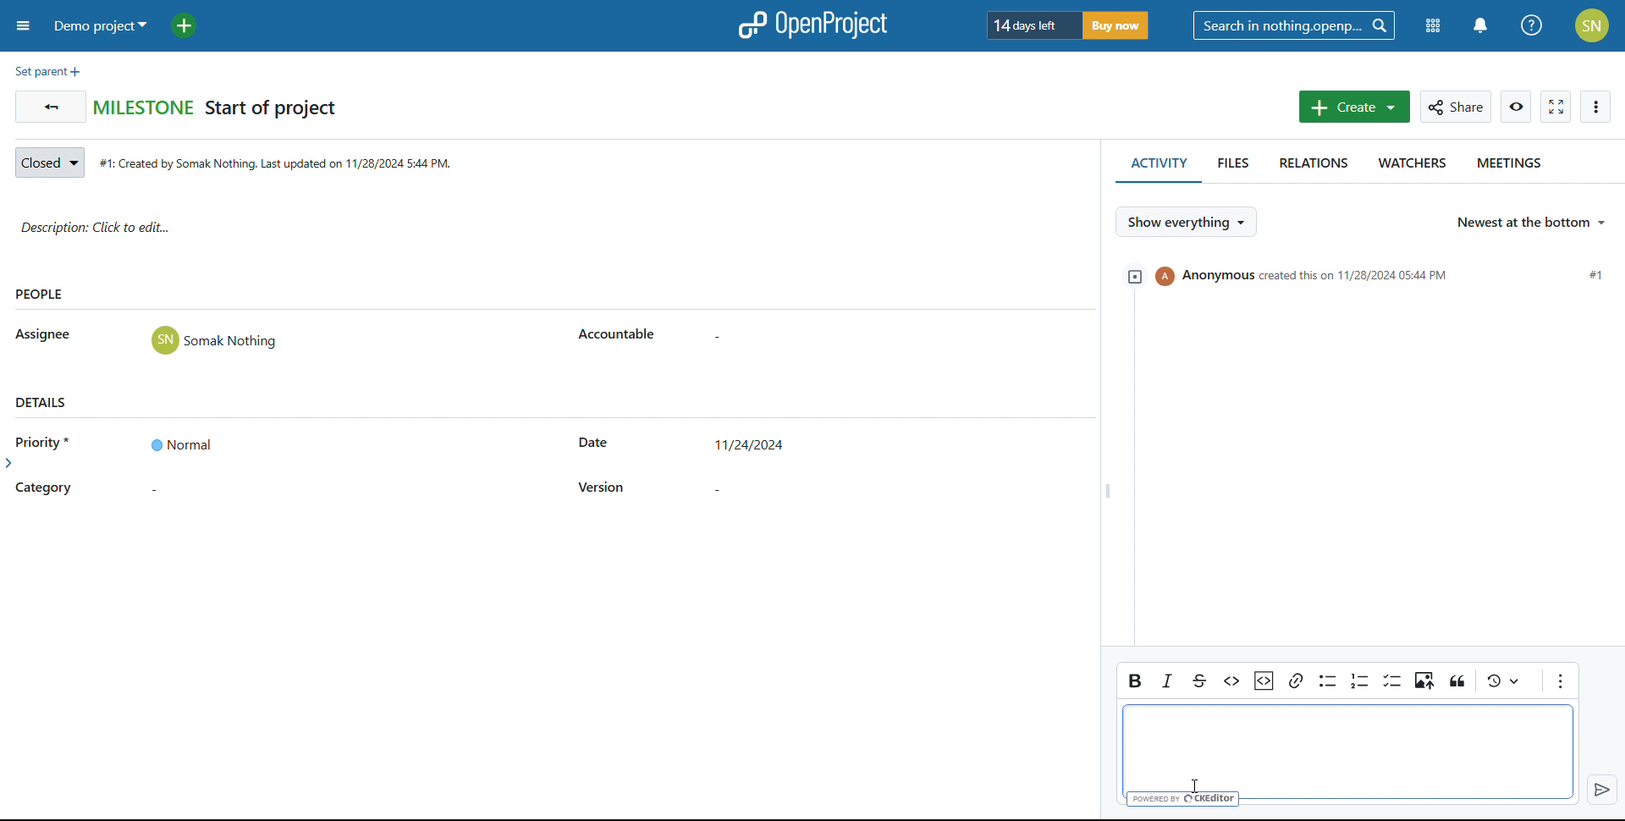  Describe the element at coordinates (1352, 747) in the screenshot. I see `typing space` at that location.